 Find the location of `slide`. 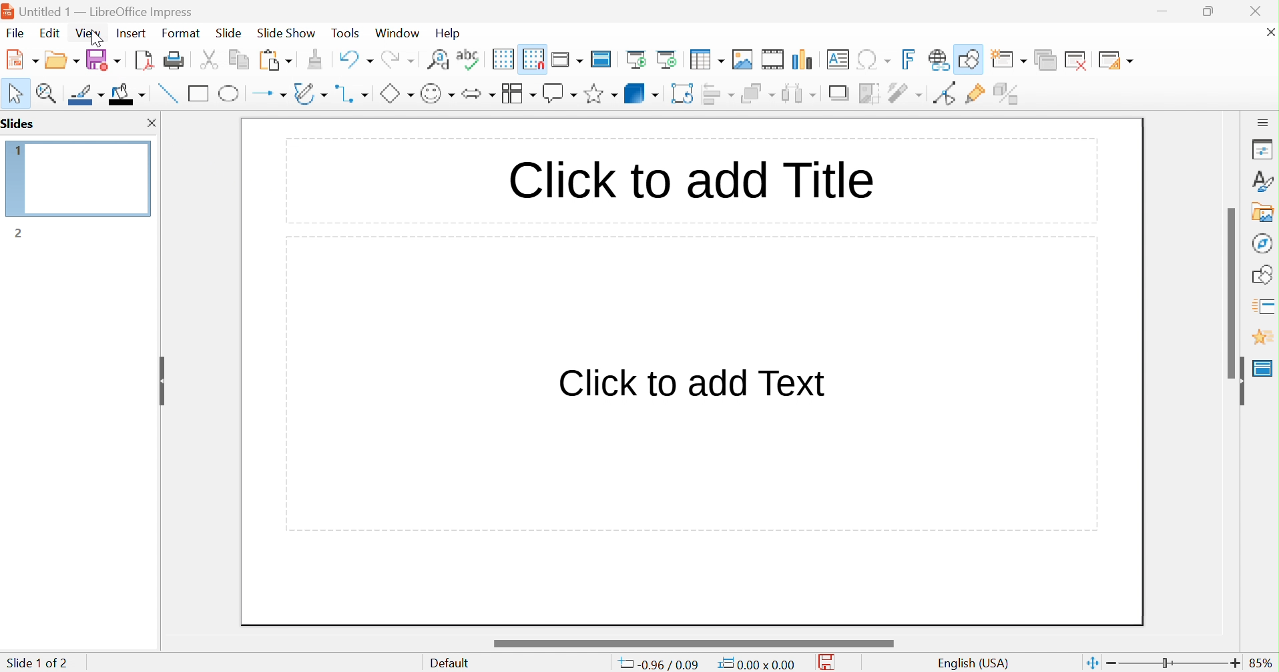

slide is located at coordinates (229, 33).